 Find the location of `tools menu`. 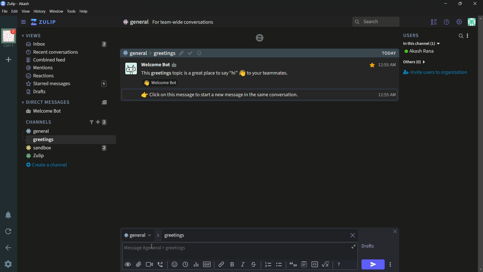

tools menu is located at coordinates (71, 11).